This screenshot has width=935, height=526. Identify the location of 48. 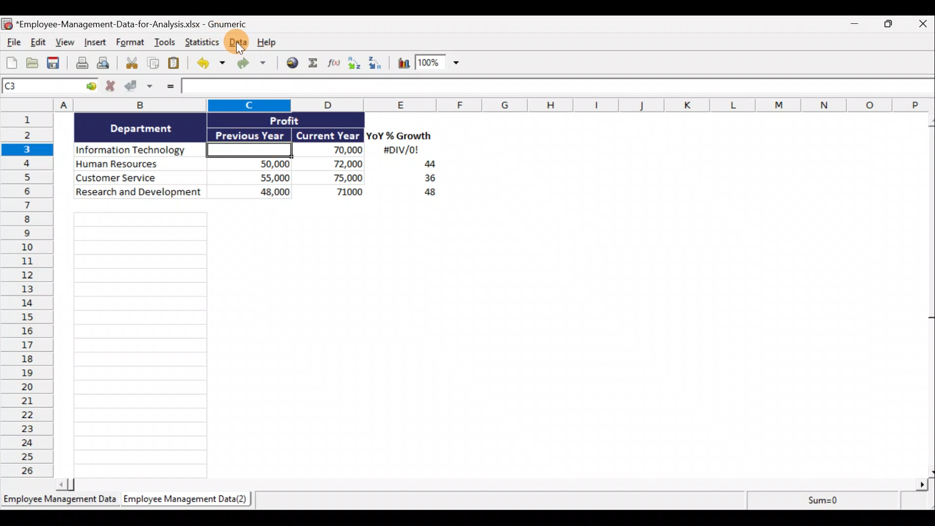
(425, 194).